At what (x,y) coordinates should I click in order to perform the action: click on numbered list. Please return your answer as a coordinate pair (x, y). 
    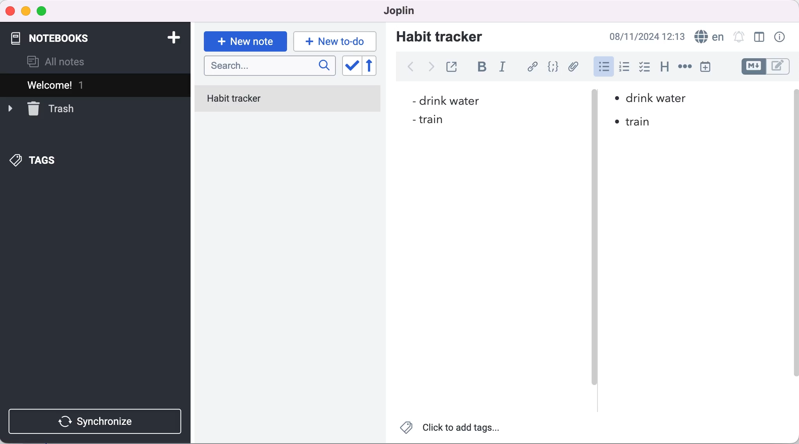
    Looking at the image, I should click on (626, 68).